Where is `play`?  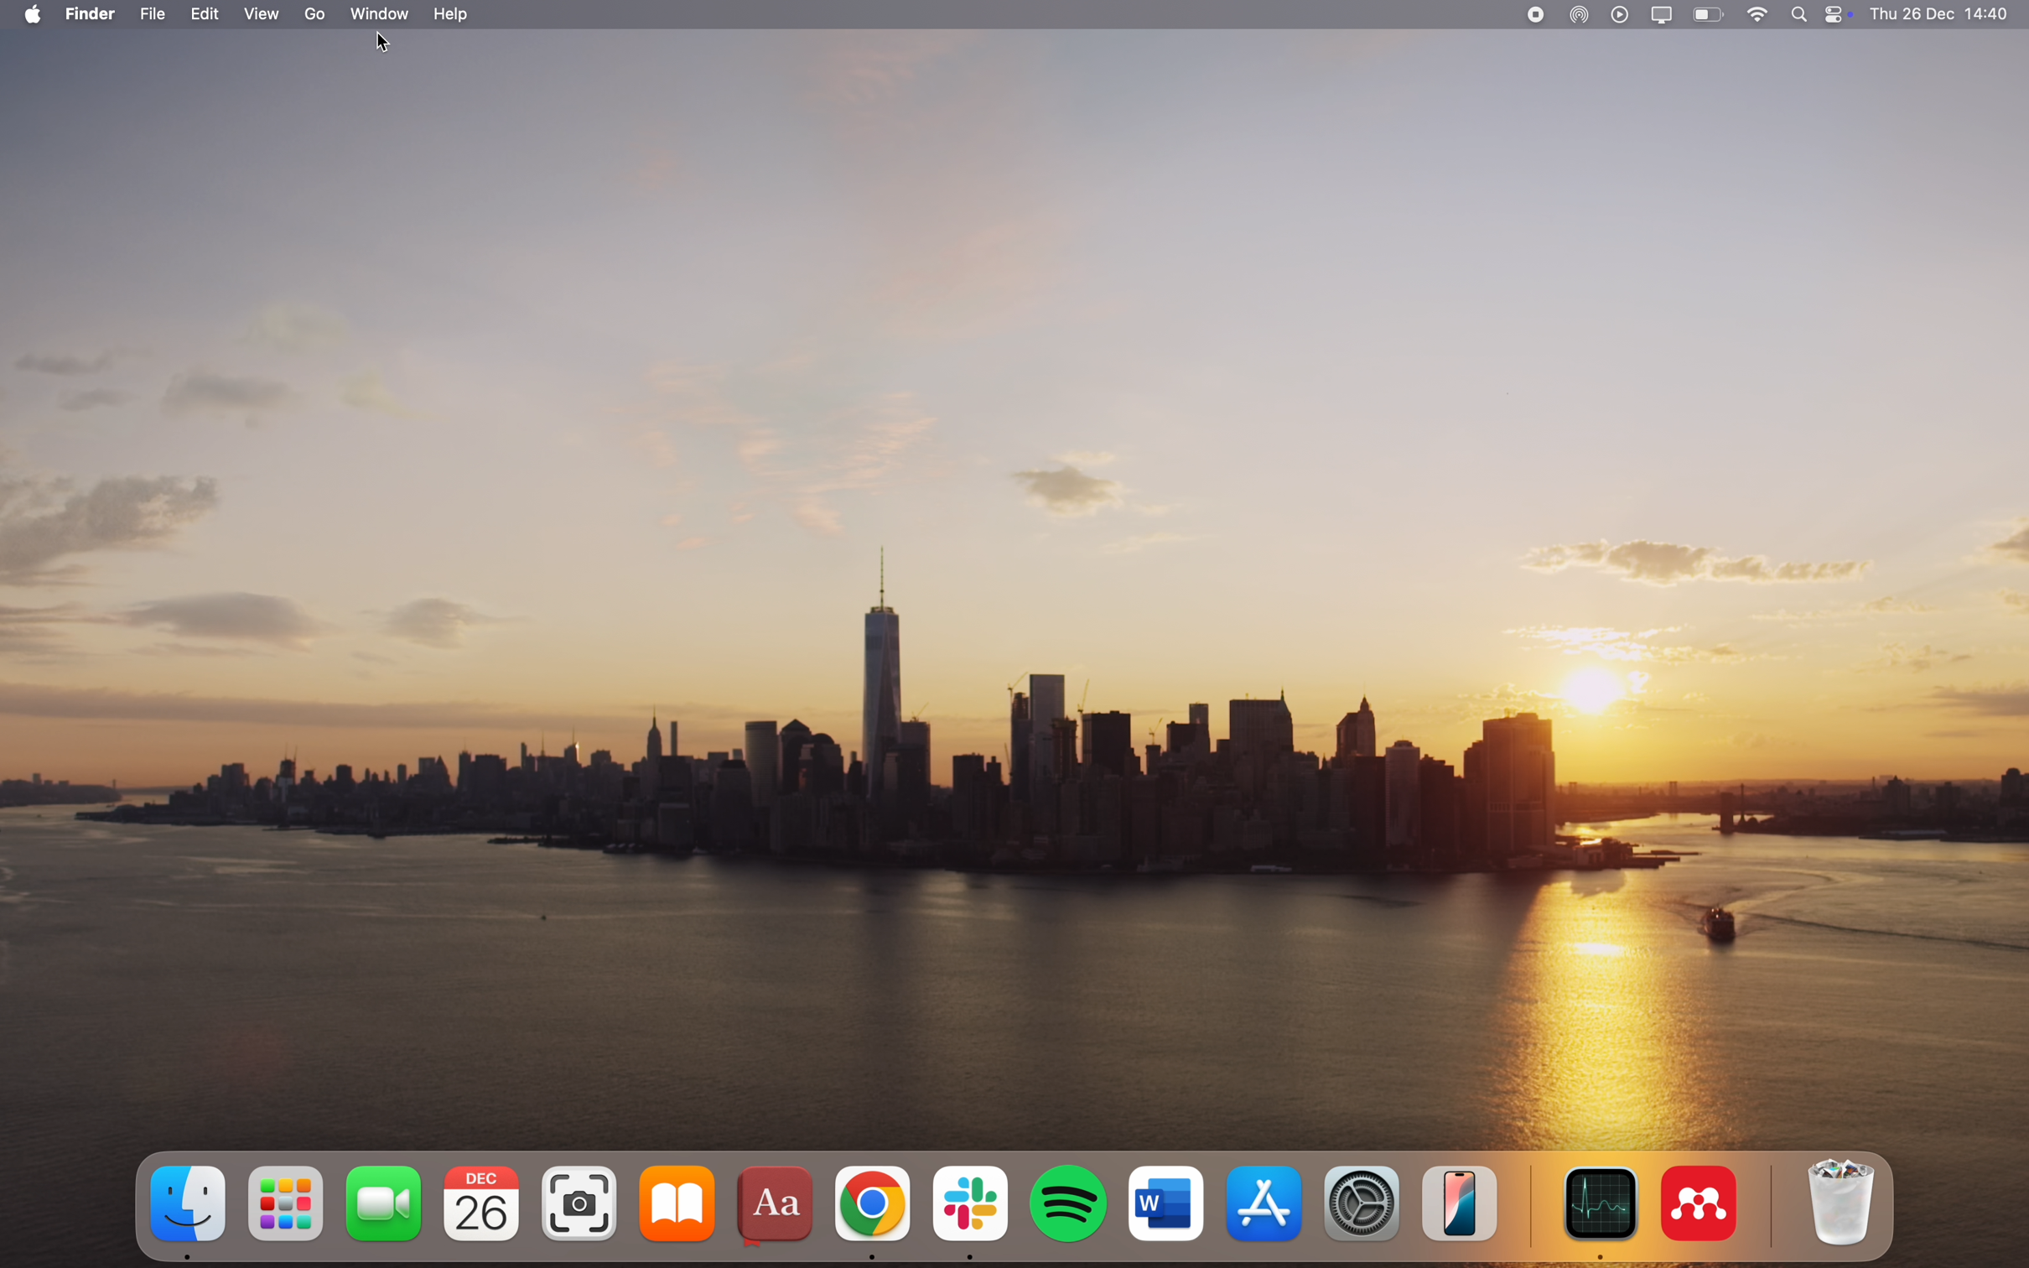
play is located at coordinates (1620, 14).